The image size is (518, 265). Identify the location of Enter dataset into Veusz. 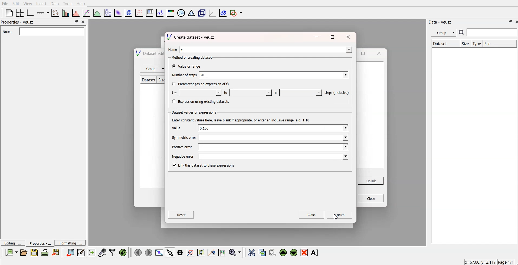
(70, 253).